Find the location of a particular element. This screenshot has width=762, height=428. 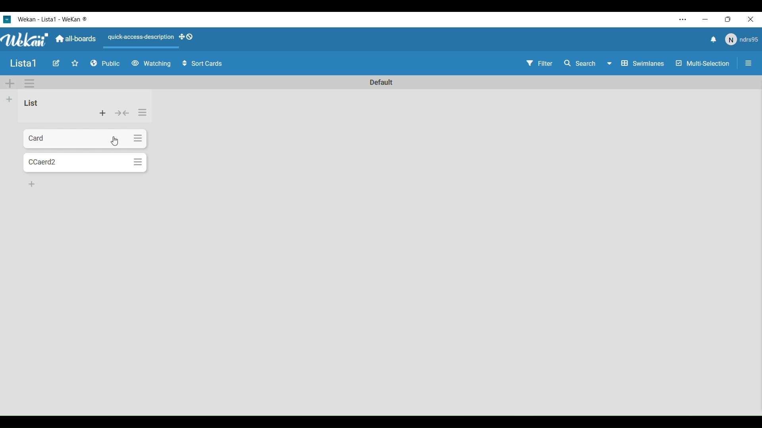

List is located at coordinates (30, 103).